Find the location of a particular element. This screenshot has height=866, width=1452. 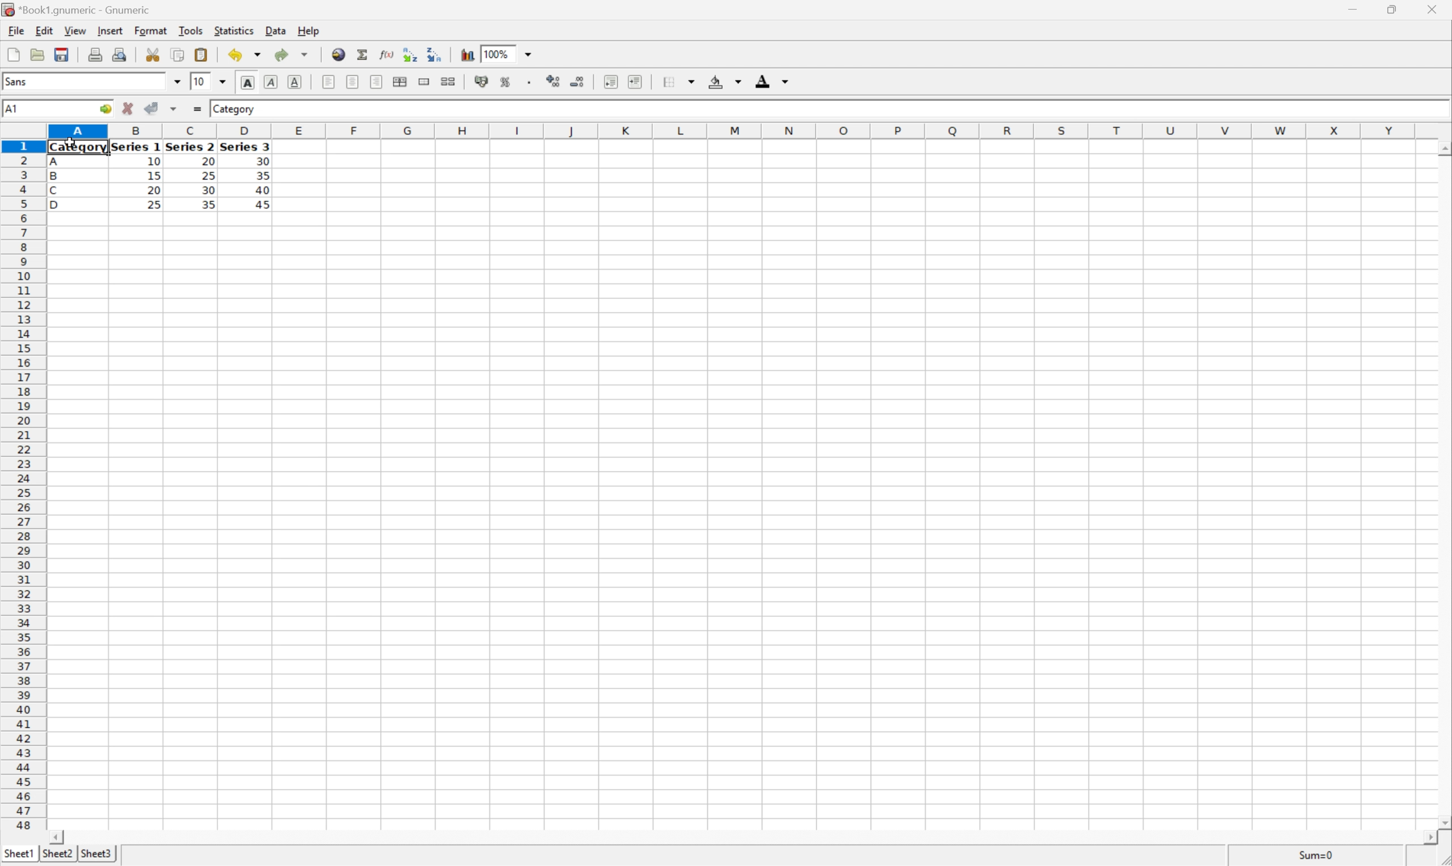

Statistics is located at coordinates (235, 31).